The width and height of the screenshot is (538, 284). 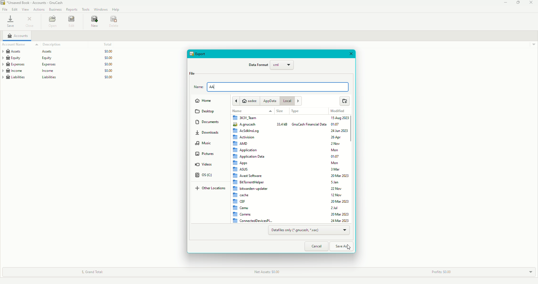 What do you see at coordinates (271, 87) in the screenshot?
I see `File name` at bounding box center [271, 87].